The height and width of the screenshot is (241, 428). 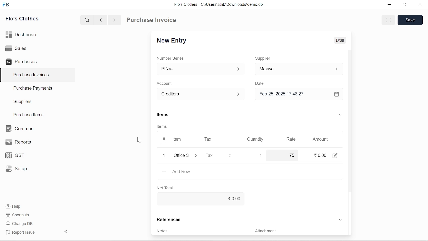 I want to click on Shortcuts, so click(x=16, y=215).